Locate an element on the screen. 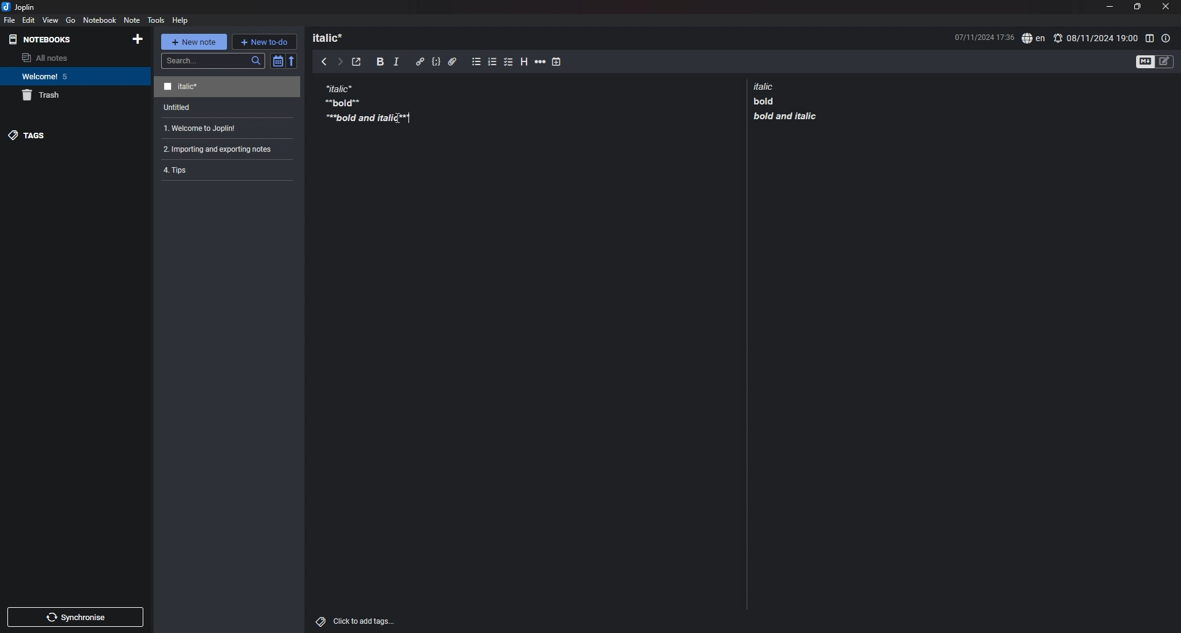 The image size is (1181, 633). toggle editor layout is located at coordinates (1149, 38).